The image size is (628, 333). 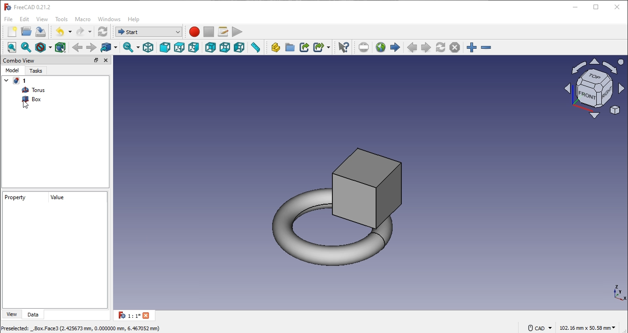 I want to click on © cad, so click(x=538, y=327).